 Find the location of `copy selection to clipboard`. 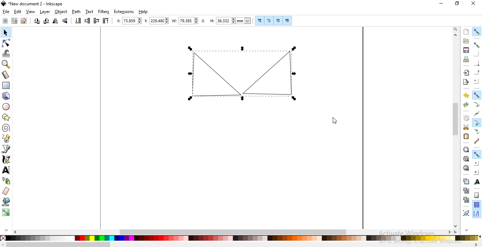

copy selection to clipboard is located at coordinates (467, 119).